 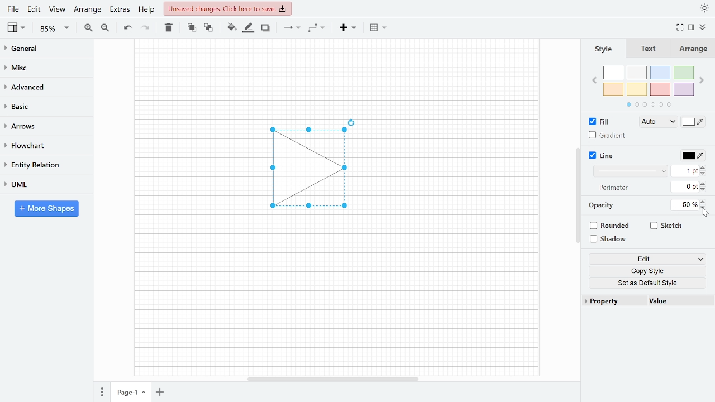 I want to click on Arrange, so click(x=692, y=49).